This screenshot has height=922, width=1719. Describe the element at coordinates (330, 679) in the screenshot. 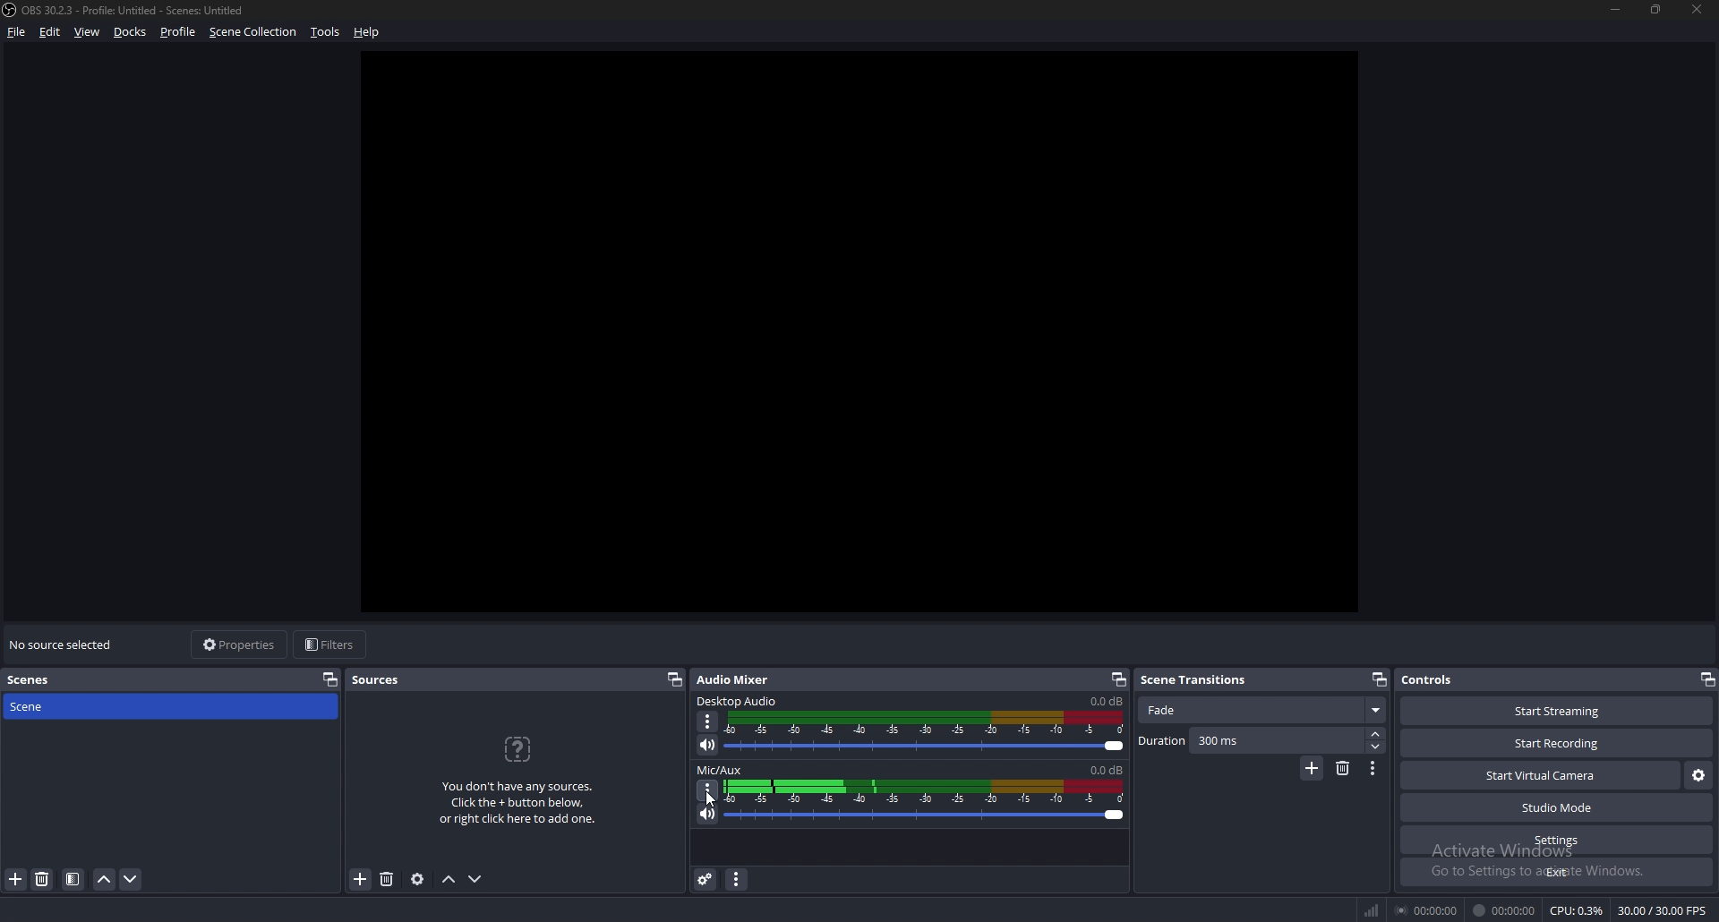

I see `properties` at that location.